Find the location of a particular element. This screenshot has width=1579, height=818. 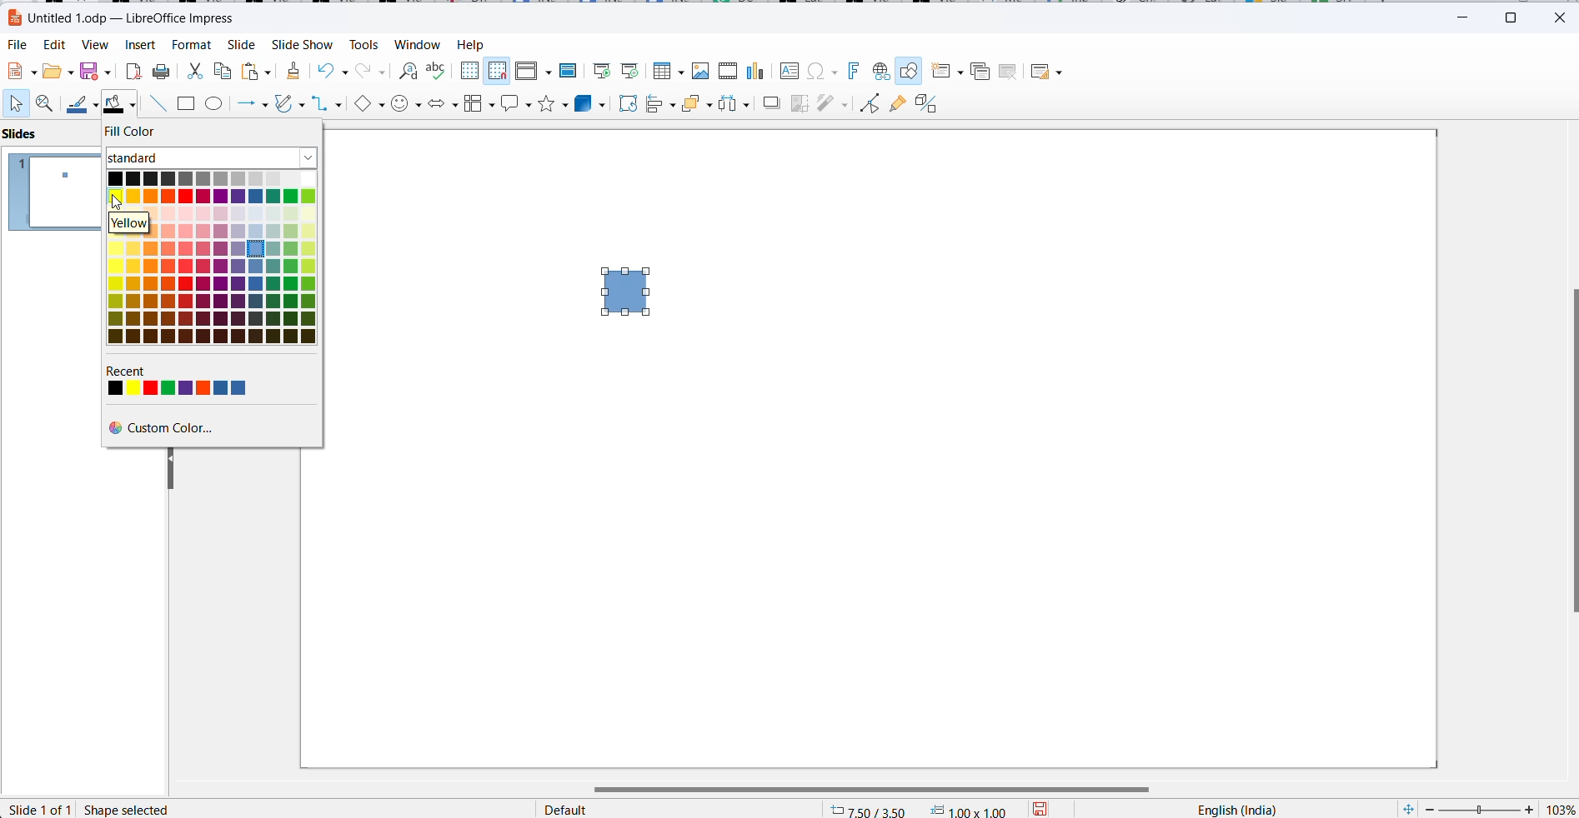

paste options is located at coordinates (256, 72).